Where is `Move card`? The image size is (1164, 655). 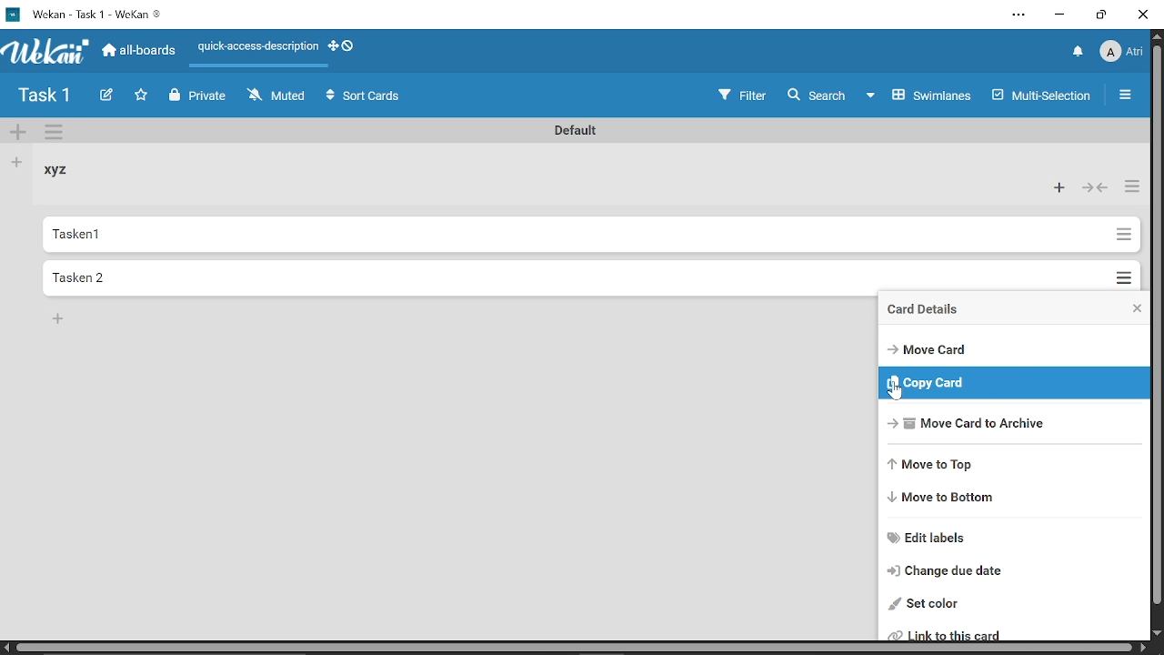 Move card is located at coordinates (1016, 349).